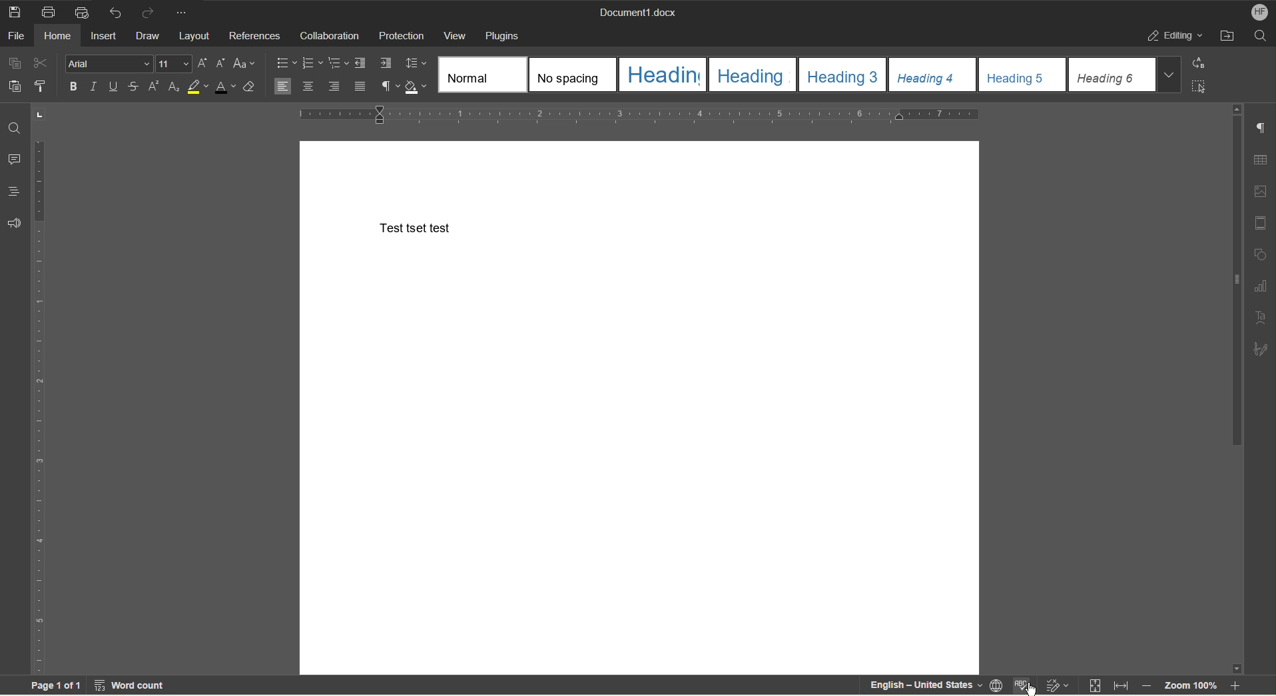  What do you see at coordinates (635, 116) in the screenshot?
I see `Horizontal Ruler` at bounding box center [635, 116].